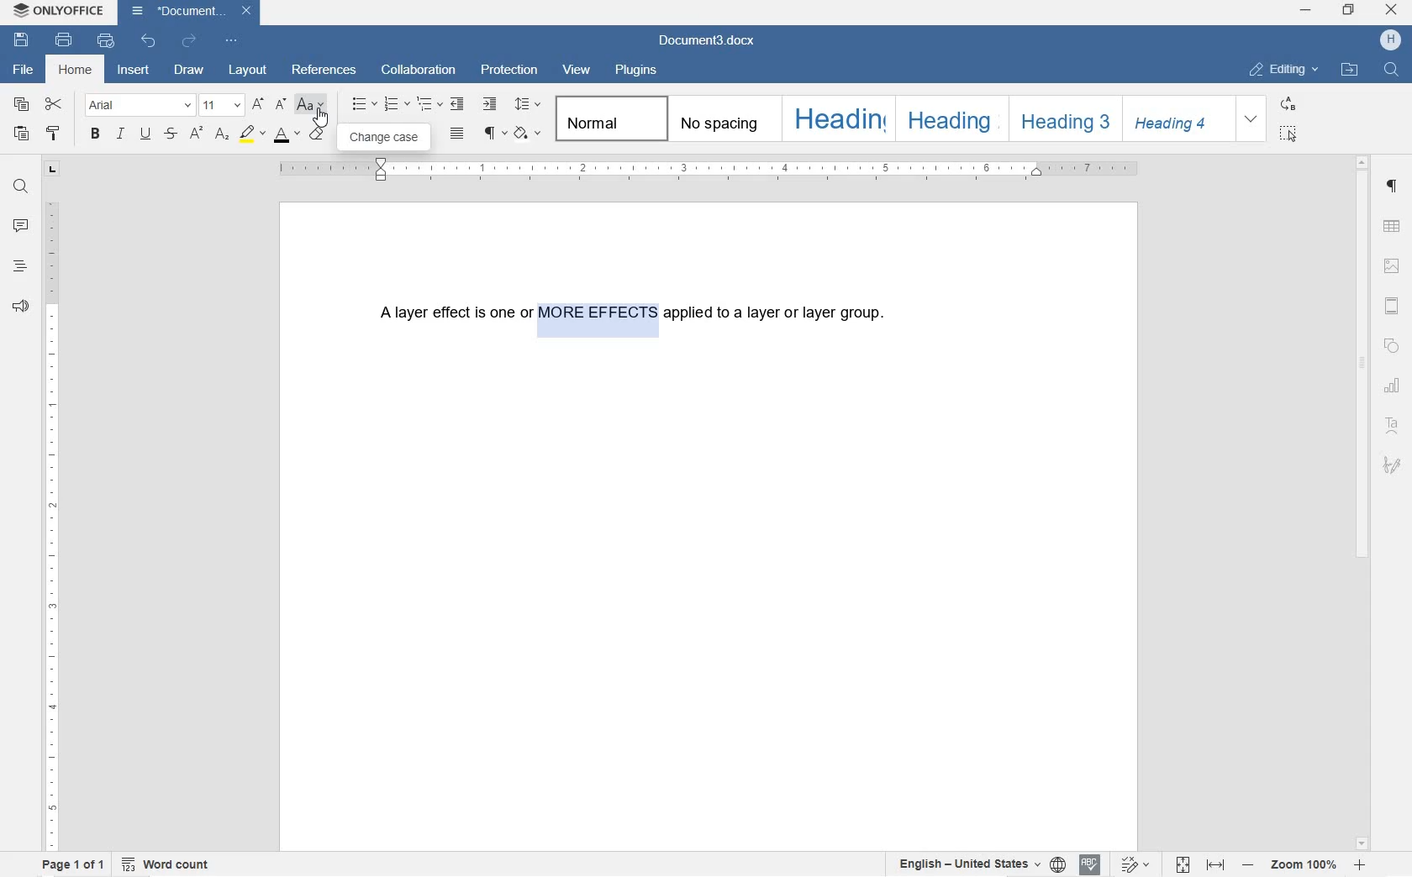  What do you see at coordinates (492, 105) in the screenshot?
I see `INCREASE INDENT` at bounding box center [492, 105].